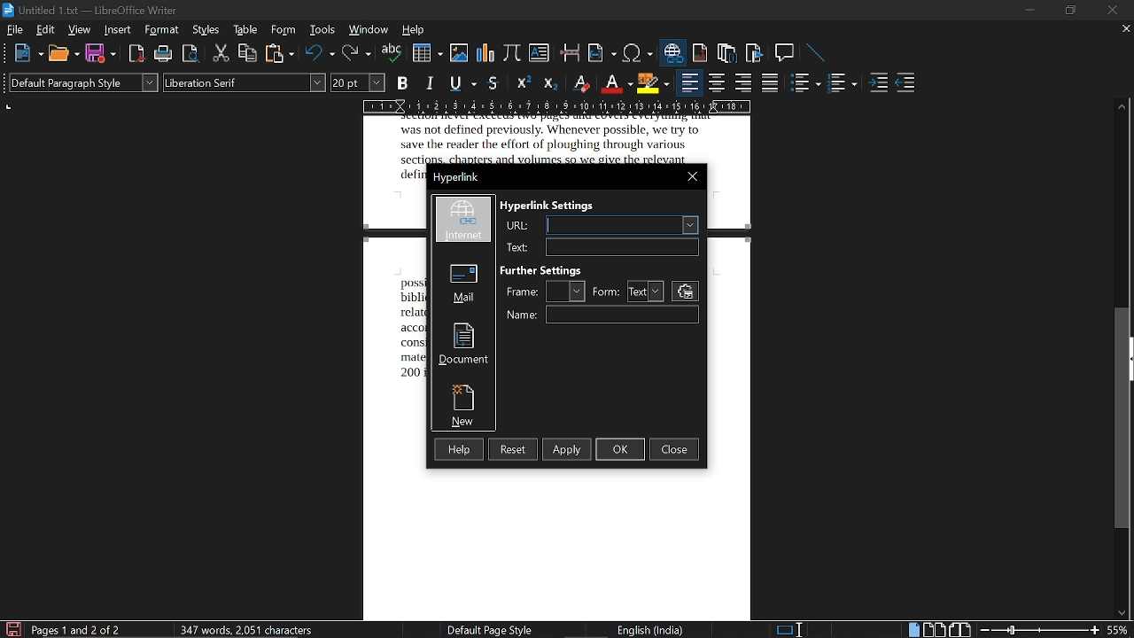 This screenshot has height=638, width=1134. I want to click on current language, so click(649, 630).